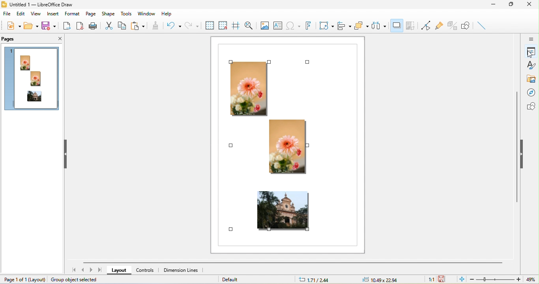 The image size is (539, 284). Describe the element at coordinates (73, 271) in the screenshot. I see `first page` at that location.